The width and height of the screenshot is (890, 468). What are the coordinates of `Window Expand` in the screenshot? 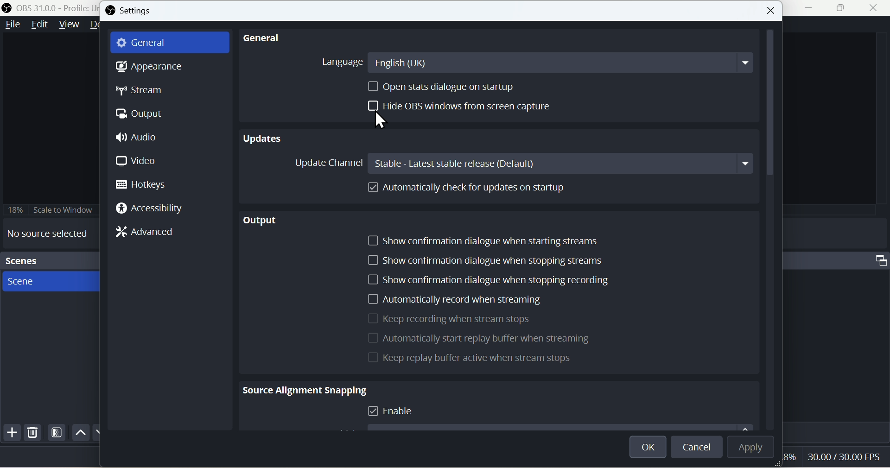 It's located at (843, 8).